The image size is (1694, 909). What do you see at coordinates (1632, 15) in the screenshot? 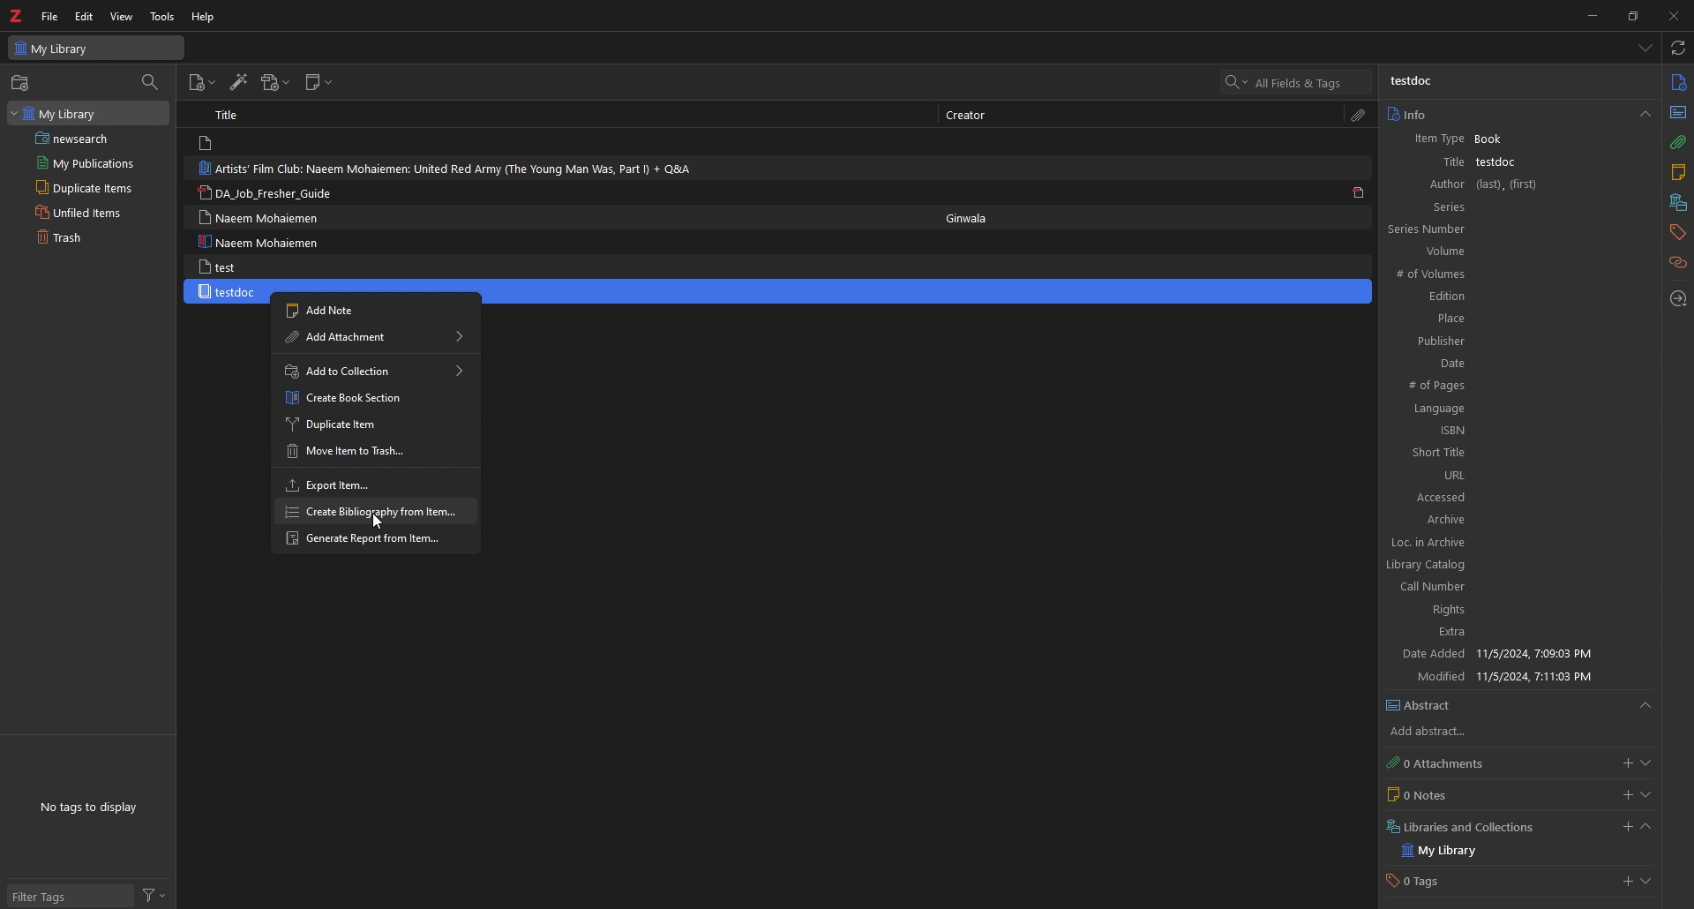
I see `resize` at bounding box center [1632, 15].